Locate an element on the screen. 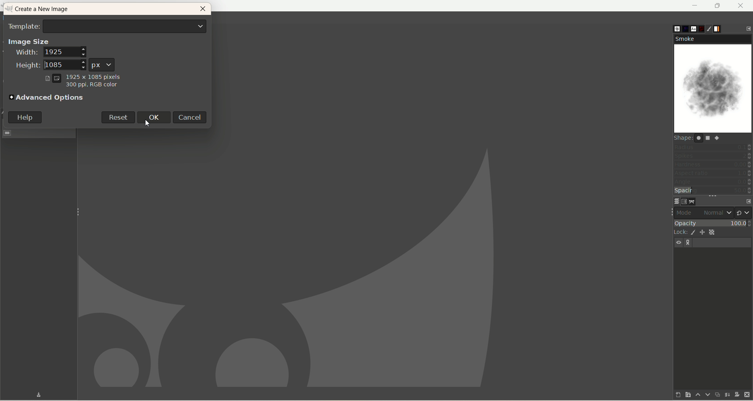 The height and width of the screenshot is (401, 753). merge this layer is located at coordinates (726, 394).